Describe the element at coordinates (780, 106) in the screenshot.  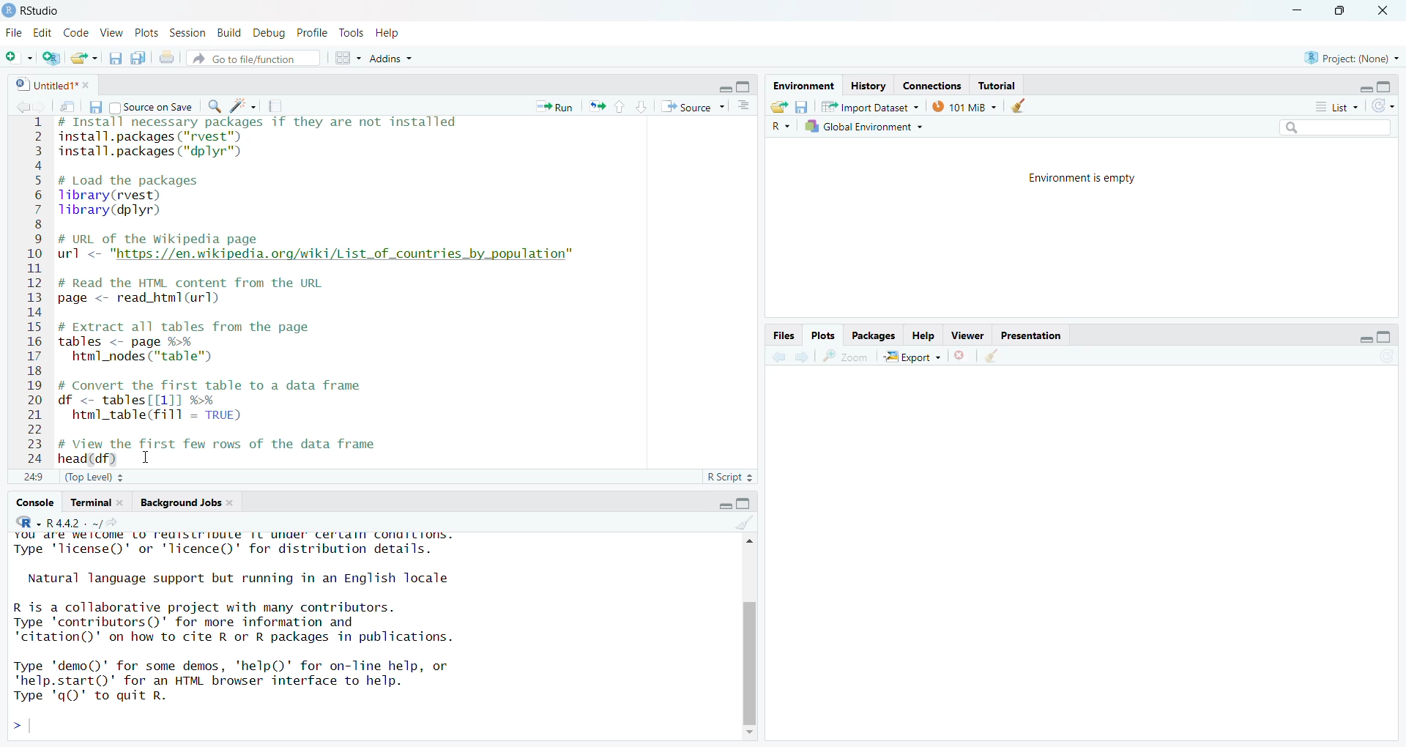
I see `open folder` at that location.